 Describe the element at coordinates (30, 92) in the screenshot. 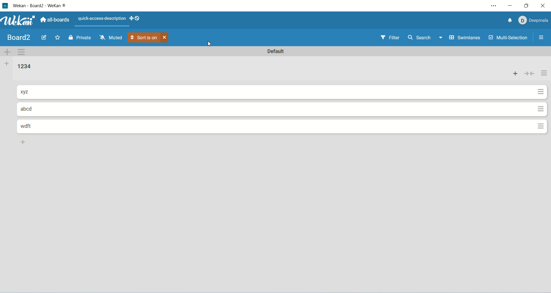

I see `card title` at that location.